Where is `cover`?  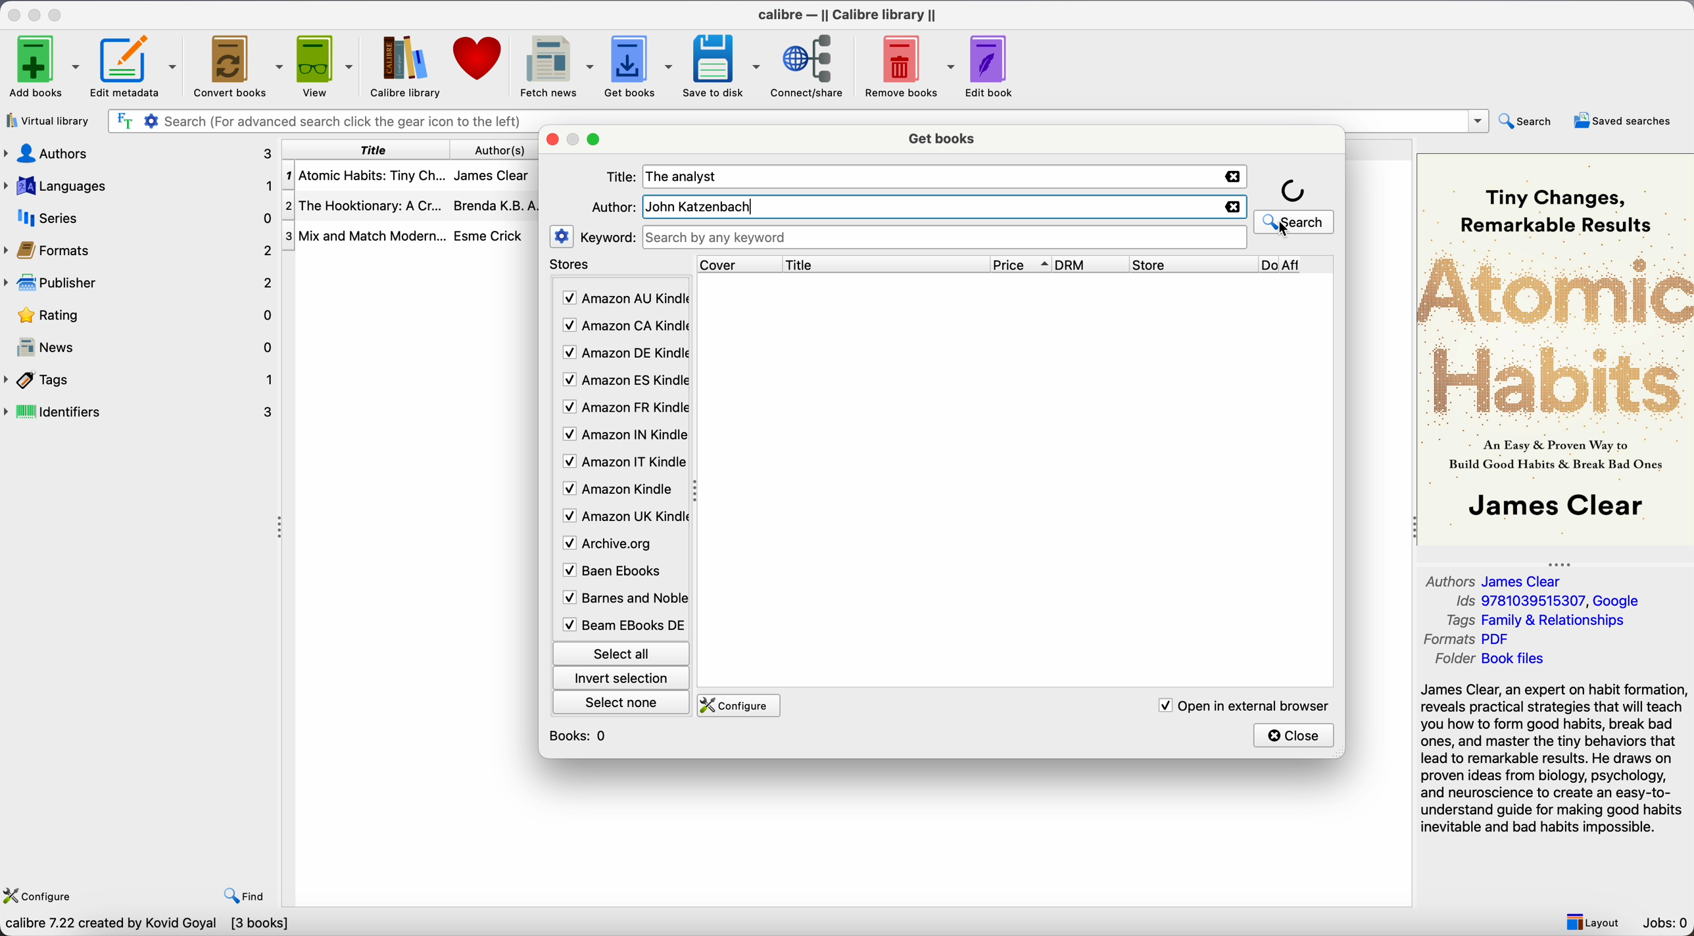
cover is located at coordinates (734, 264).